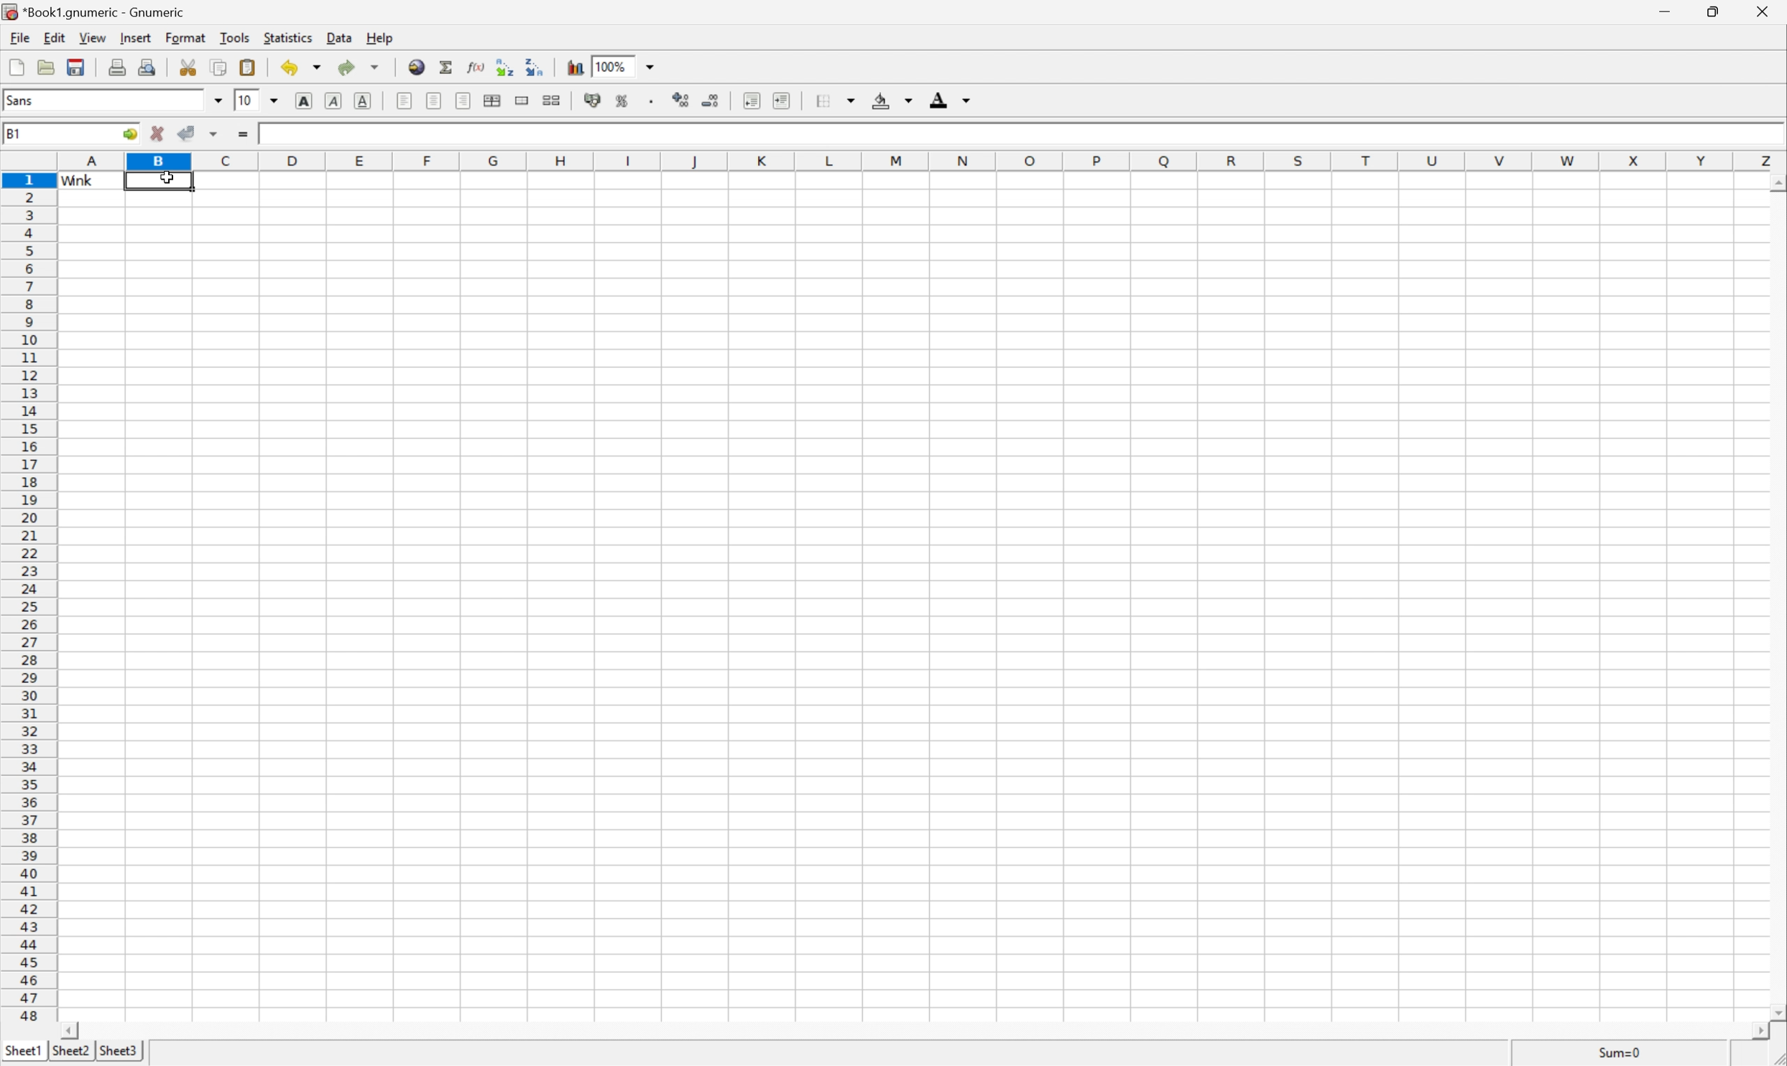 Image resolution: width=1787 pixels, height=1066 pixels. Describe the element at coordinates (1776, 1013) in the screenshot. I see `scroll down` at that location.